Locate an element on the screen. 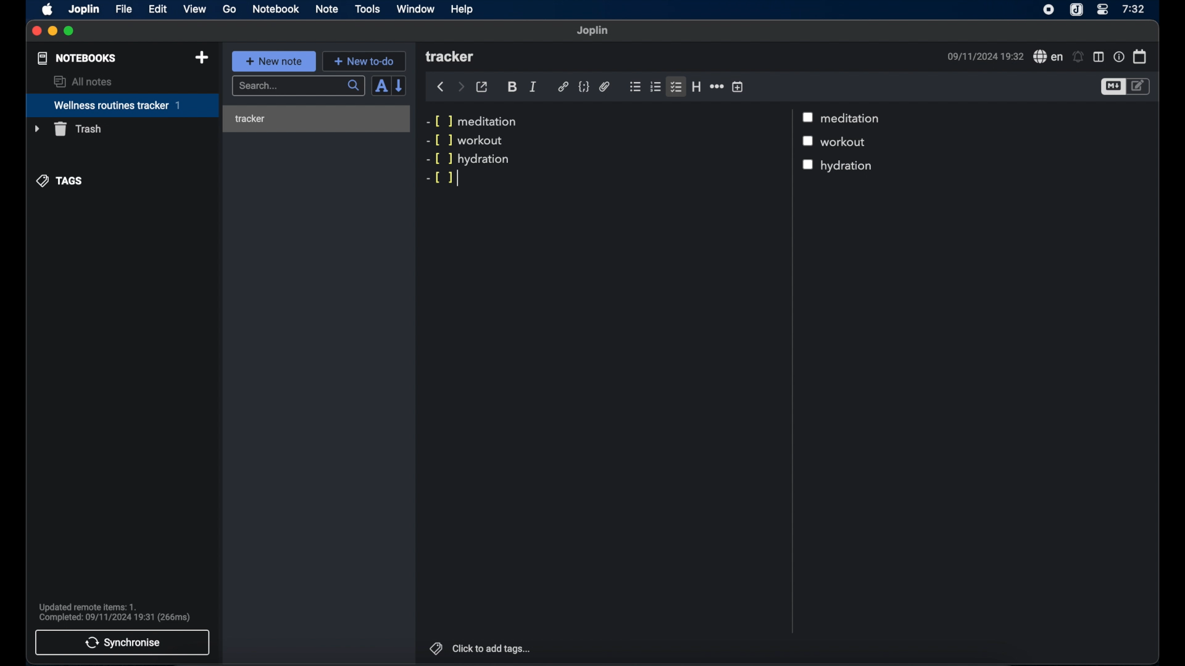 This screenshot has height=666, width=1185. toggle editor is located at coordinates (1141, 87).